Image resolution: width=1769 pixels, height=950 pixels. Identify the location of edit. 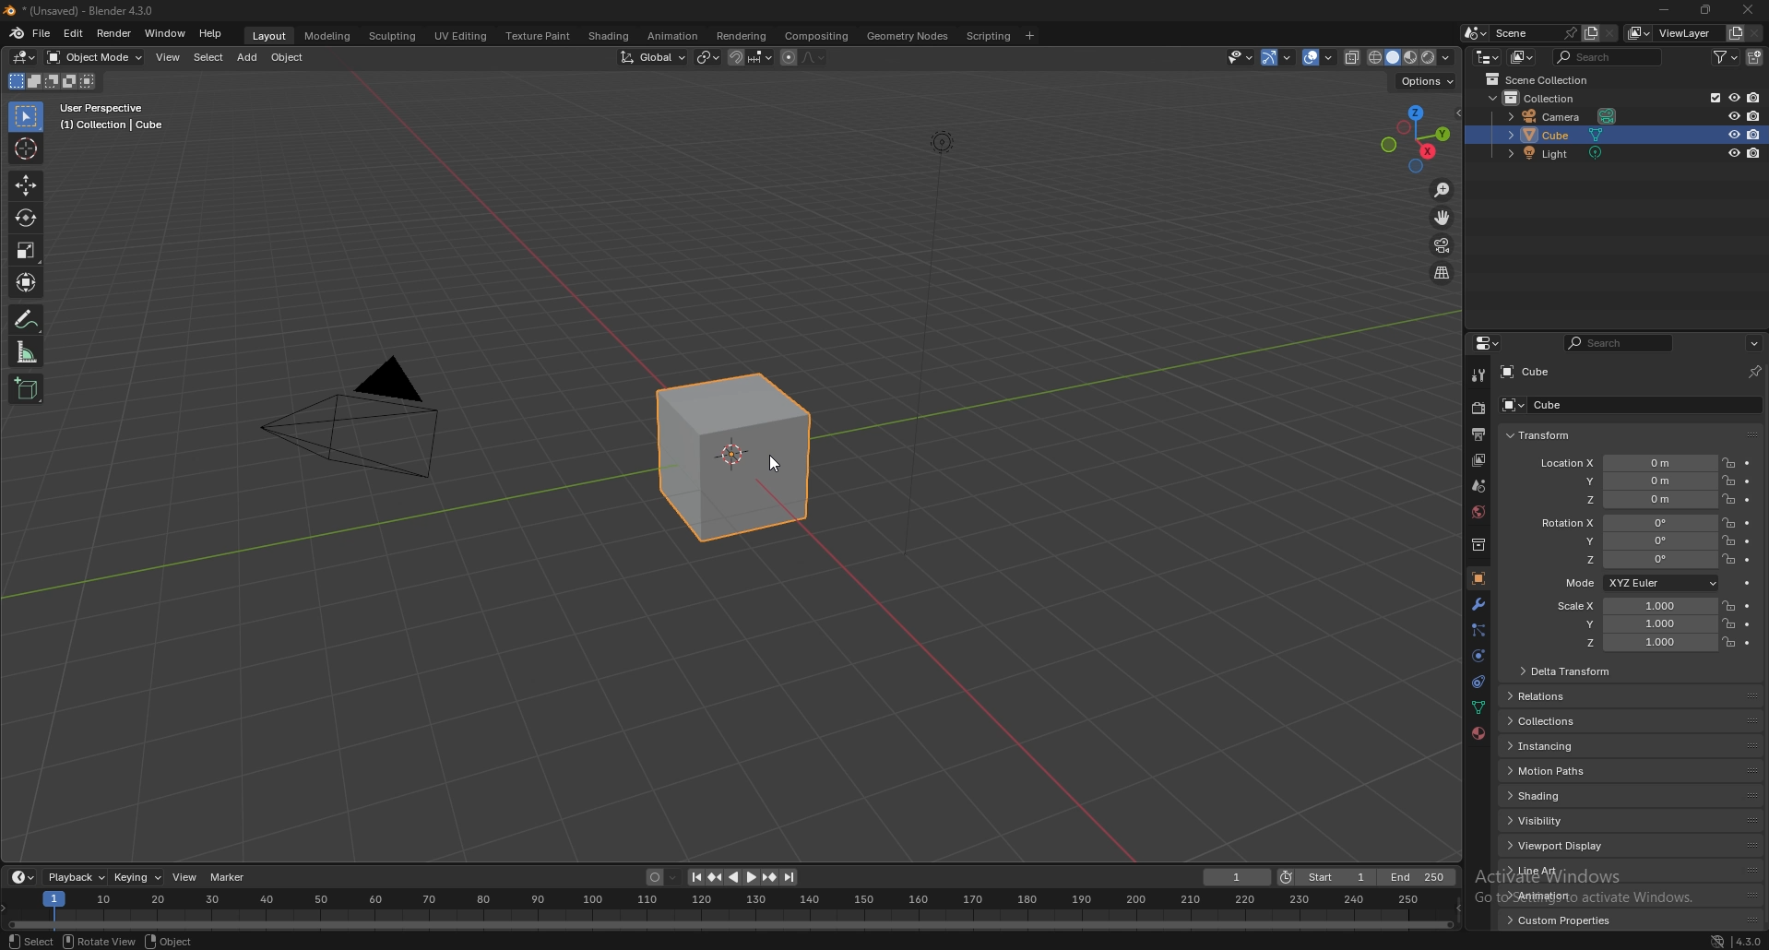
(74, 33).